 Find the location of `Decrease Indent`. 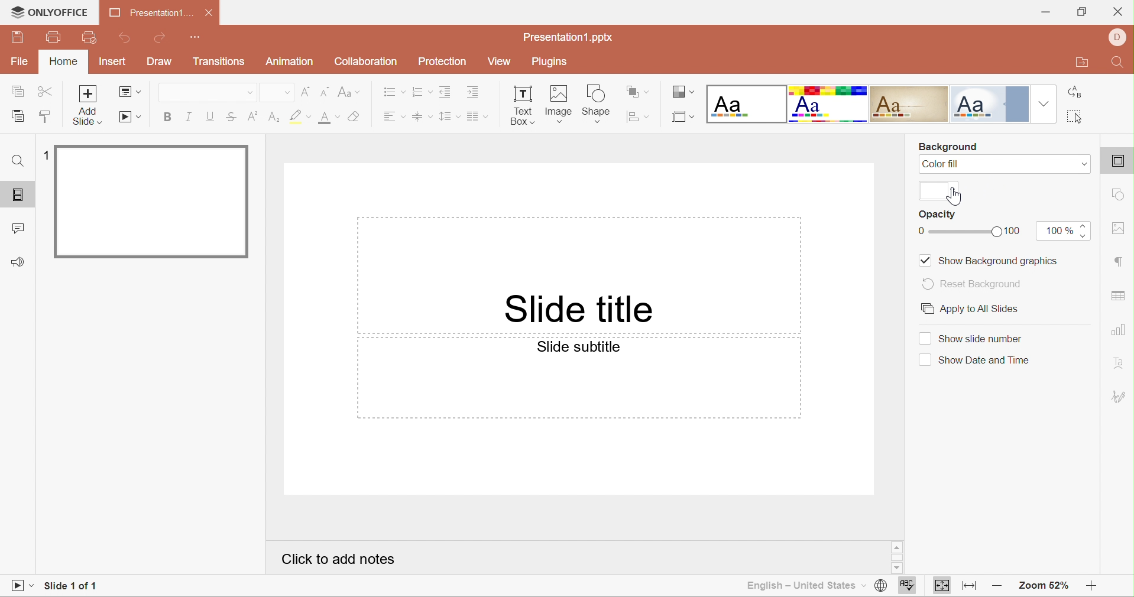

Decrease Indent is located at coordinates (445, 91).